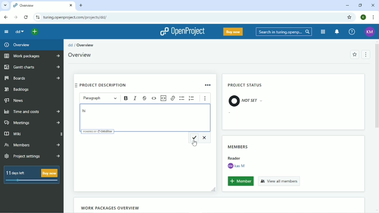 Image resolution: width=379 pixels, height=213 pixels. I want to click on View site information, so click(37, 17).